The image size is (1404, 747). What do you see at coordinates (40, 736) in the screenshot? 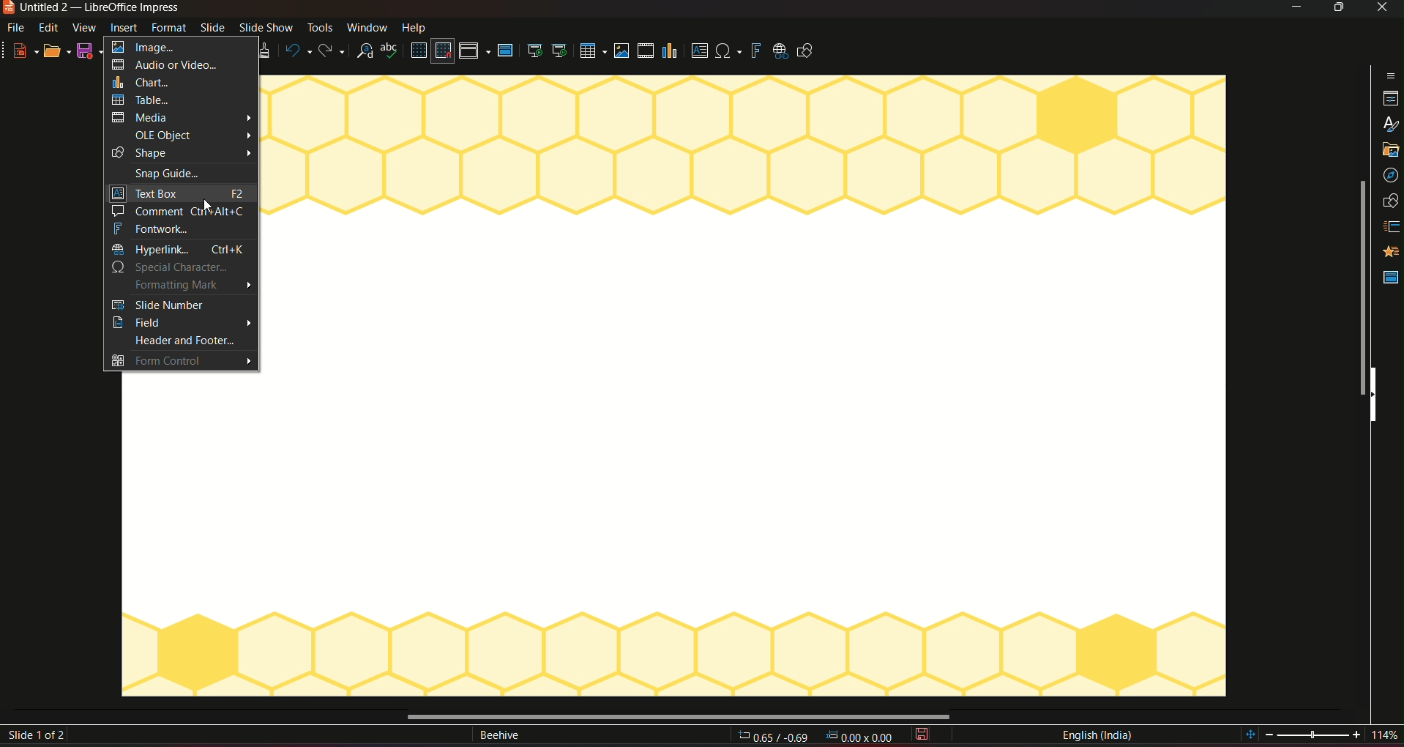
I see `slide 1 of 2` at bounding box center [40, 736].